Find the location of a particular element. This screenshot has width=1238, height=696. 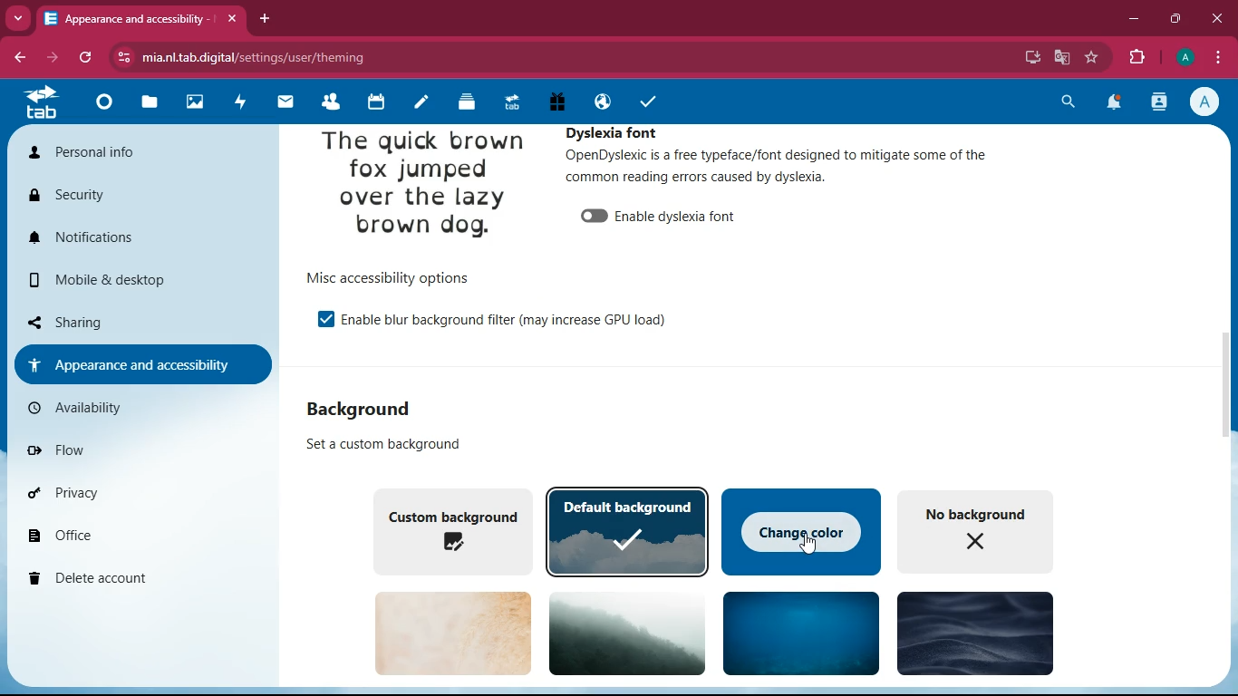

personal info is located at coordinates (116, 152).